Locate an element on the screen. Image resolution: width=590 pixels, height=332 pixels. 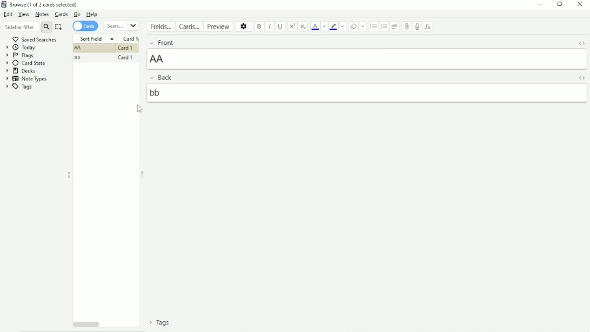
Toggle HTML Editor is located at coordinates (582, 43).